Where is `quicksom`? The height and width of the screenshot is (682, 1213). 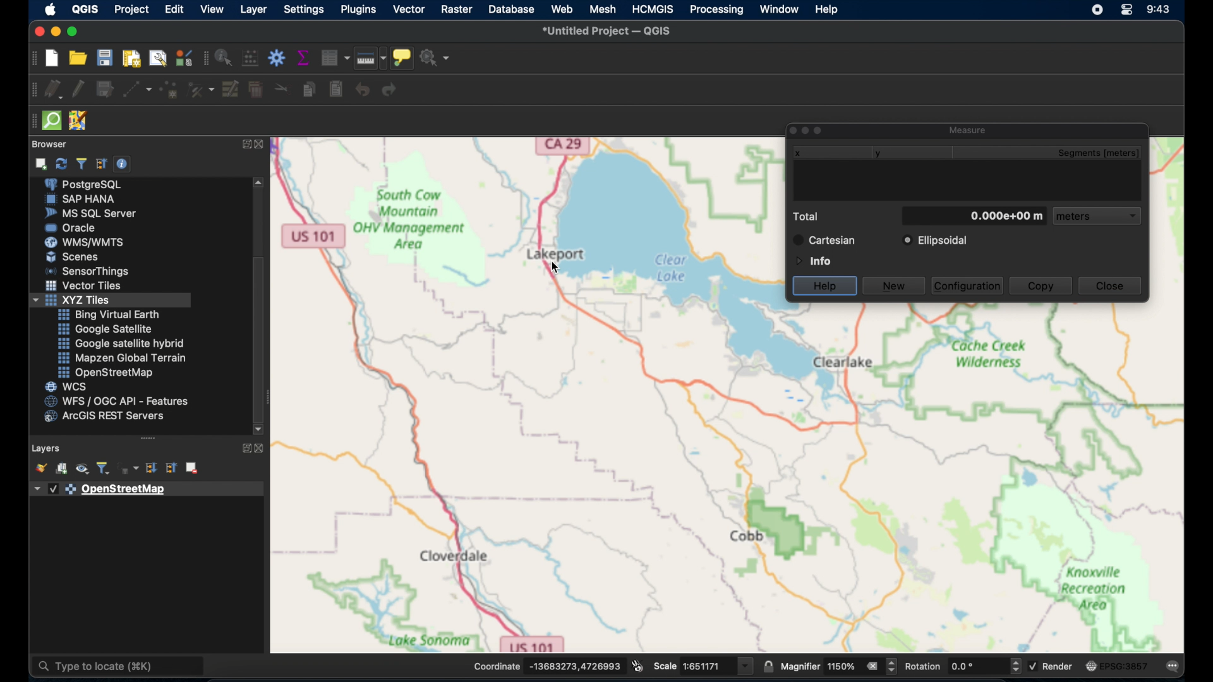
quicksom is located at coordinates (52, 120).